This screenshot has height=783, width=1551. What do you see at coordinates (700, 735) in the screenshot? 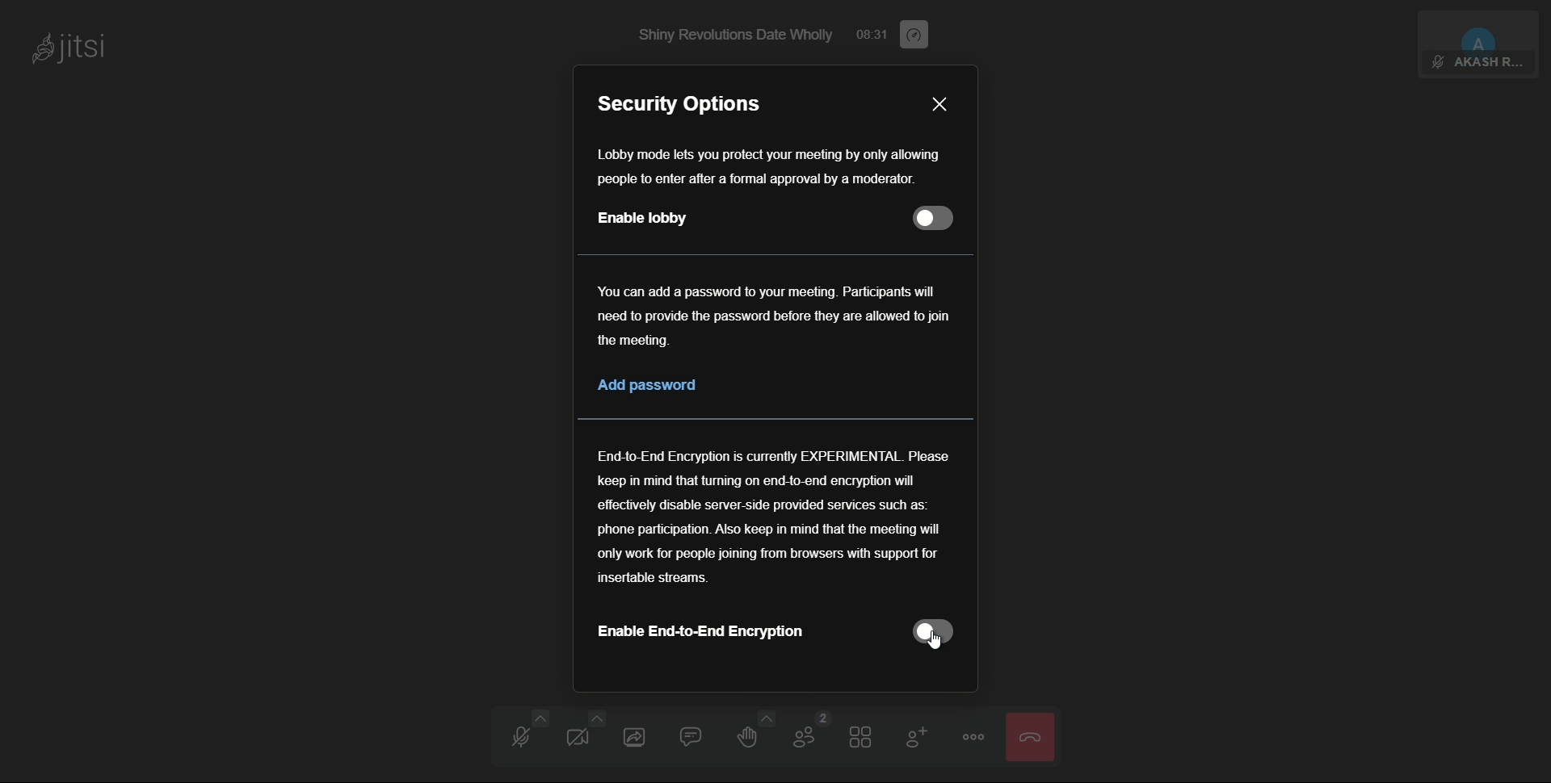
I see `open chat` at bounding box center [700, 735].